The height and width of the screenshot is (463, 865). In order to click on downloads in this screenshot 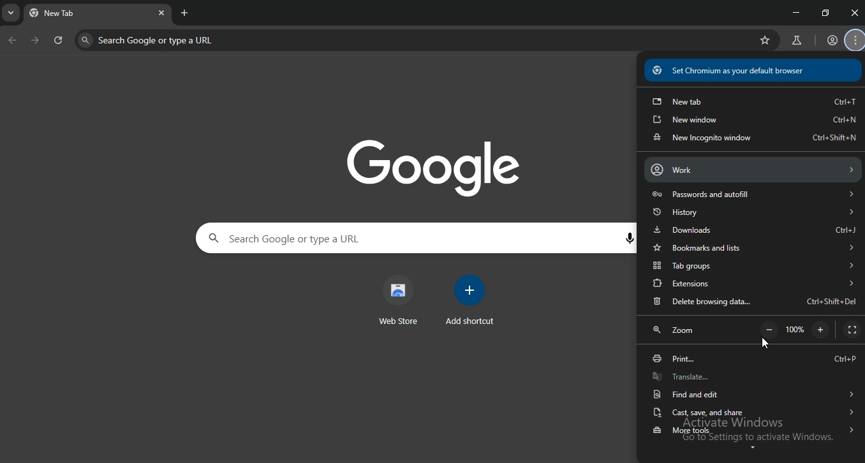, I will do `click(756, 231)`.